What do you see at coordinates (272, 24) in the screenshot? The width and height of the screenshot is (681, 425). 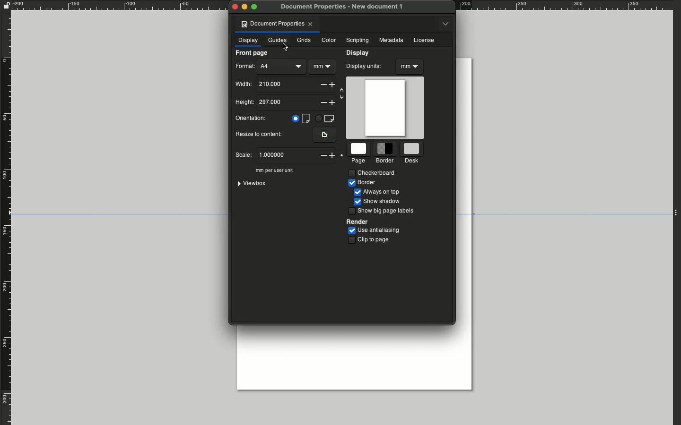 I see `Document properties` at bounding box center [272, 24].